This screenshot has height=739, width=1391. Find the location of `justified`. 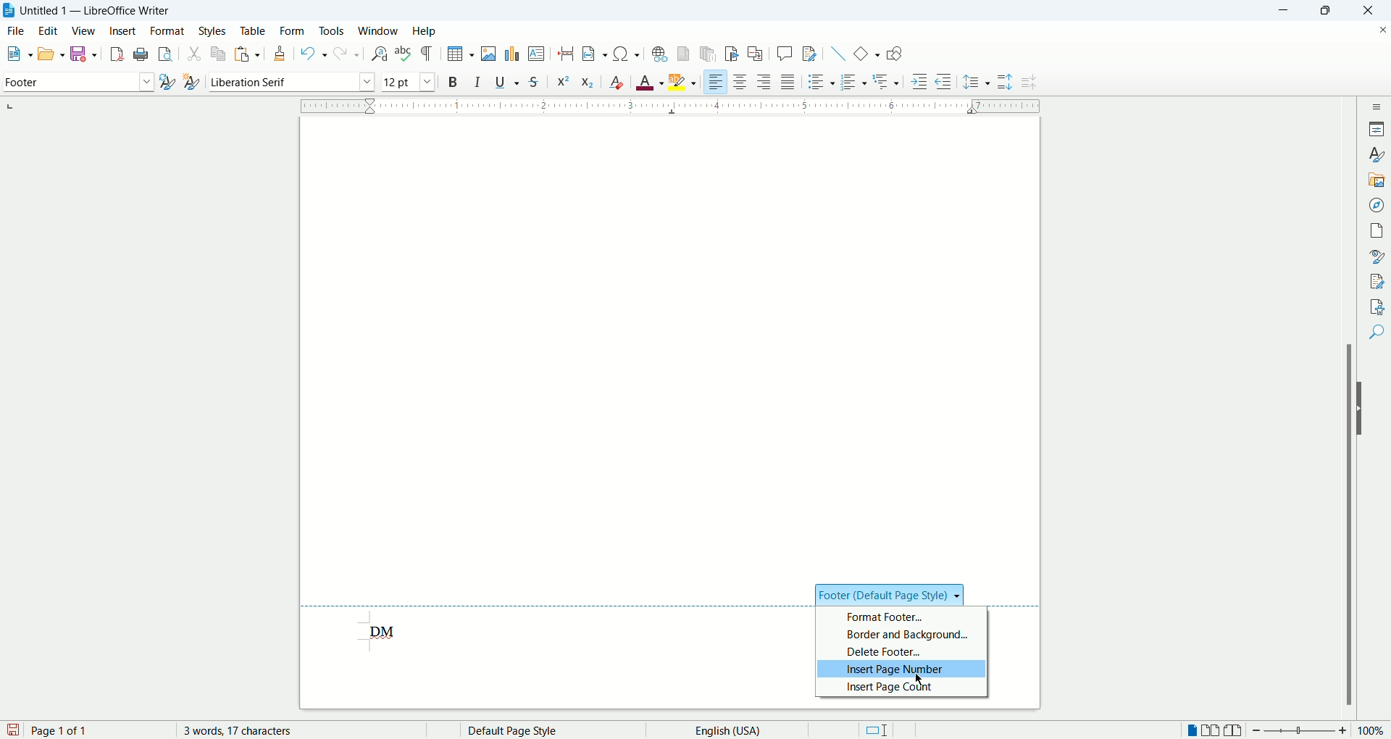

justified is located at coordinates (790, 82).